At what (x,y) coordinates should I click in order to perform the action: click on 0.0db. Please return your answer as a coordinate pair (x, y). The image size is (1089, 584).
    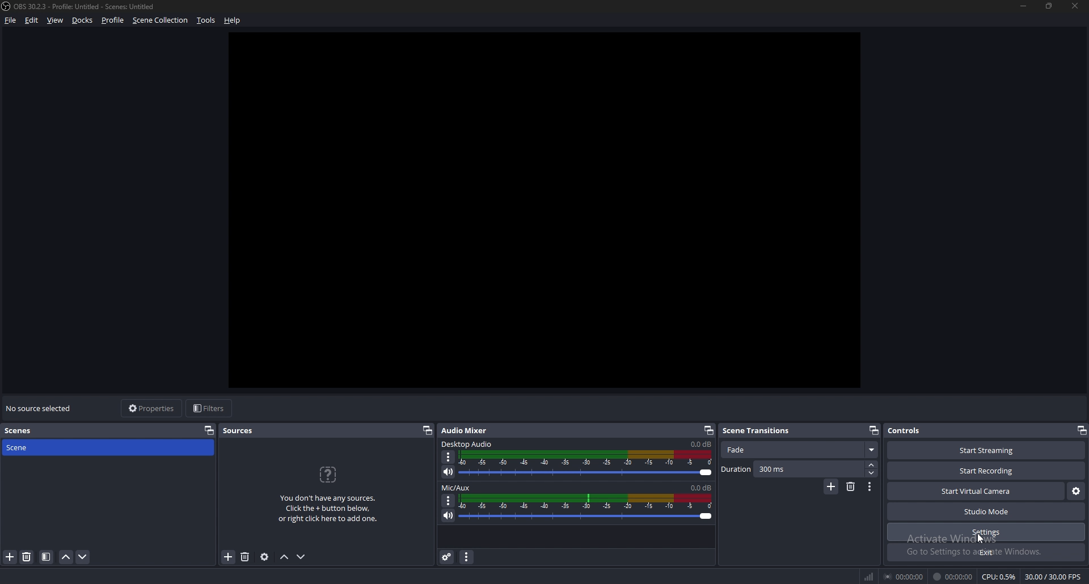
    Looking at the image, I should click on (700, 486).